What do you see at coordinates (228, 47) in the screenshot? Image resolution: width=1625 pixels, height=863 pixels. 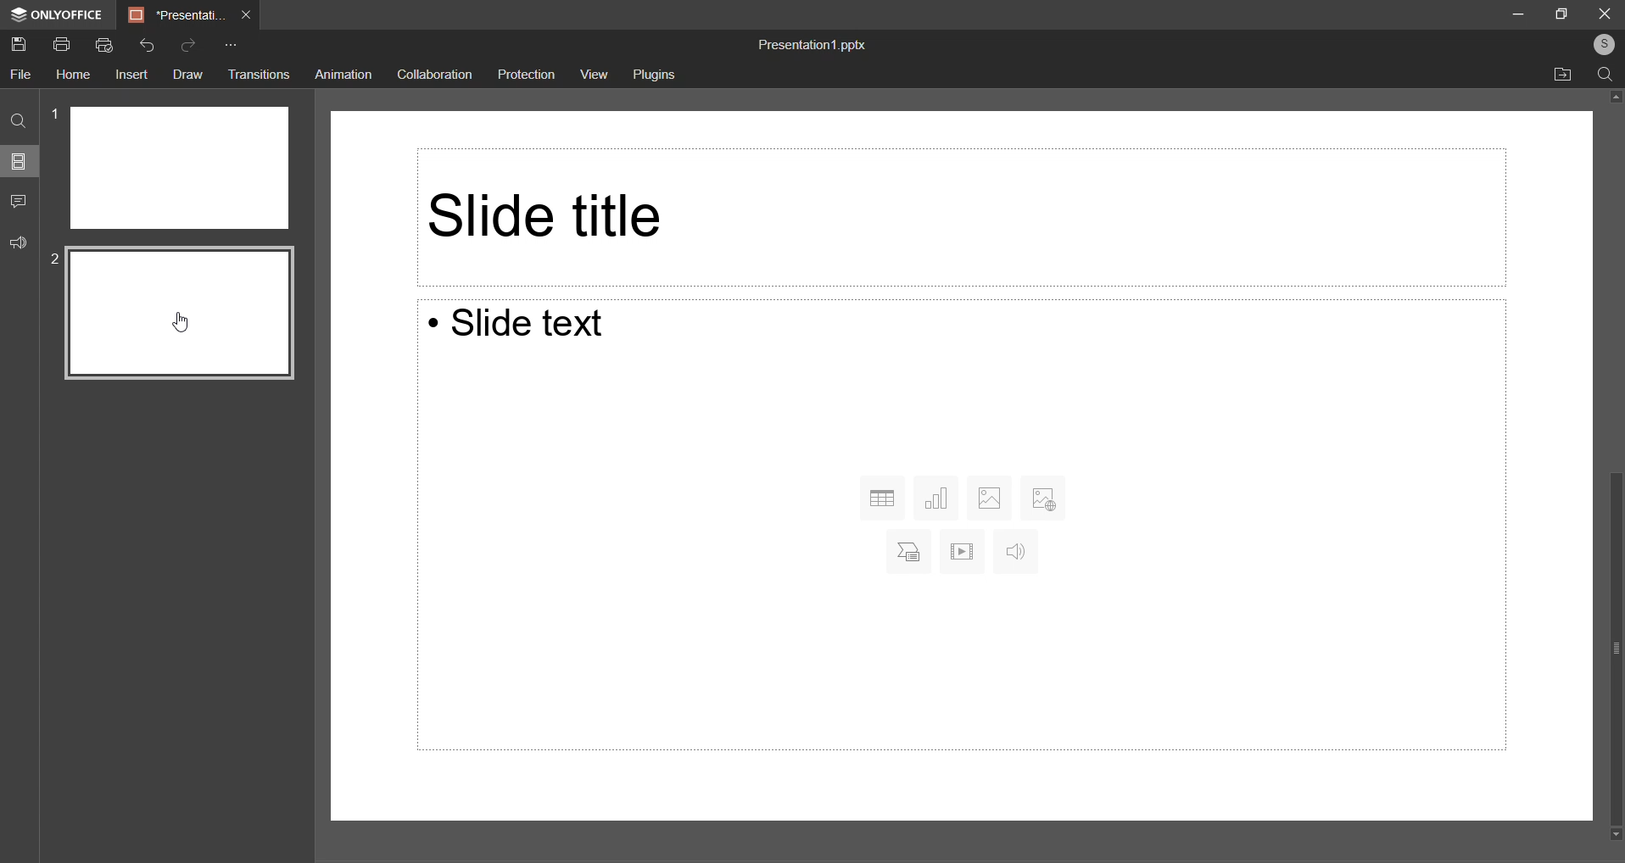 I see `Customize Quick Path` at bounding box center [228, 47].